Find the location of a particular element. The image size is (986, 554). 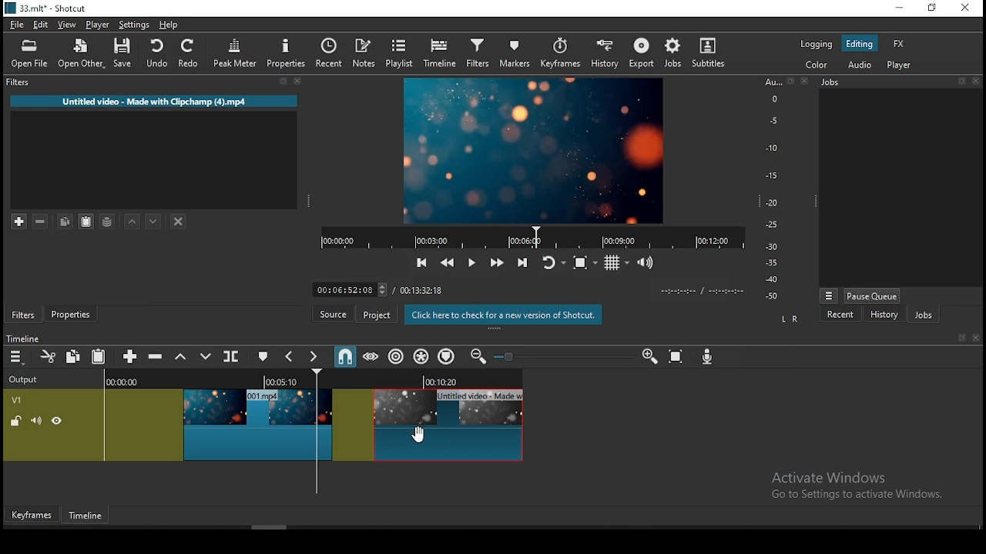

ripple is located at coordinates (397, 357).